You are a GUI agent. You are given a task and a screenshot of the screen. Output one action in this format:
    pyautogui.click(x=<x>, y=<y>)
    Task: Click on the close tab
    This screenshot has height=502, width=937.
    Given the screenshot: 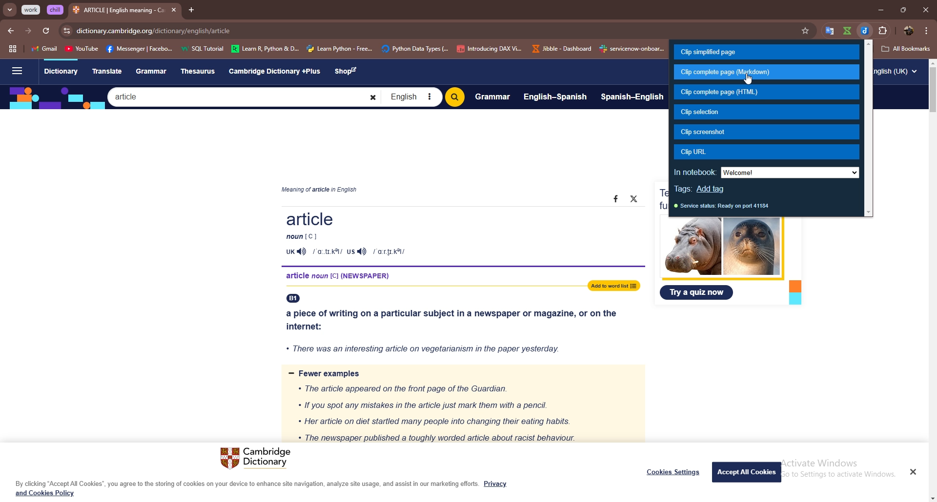 What is the action you would take?
    pyautogui.click(x=174, y=10)
    